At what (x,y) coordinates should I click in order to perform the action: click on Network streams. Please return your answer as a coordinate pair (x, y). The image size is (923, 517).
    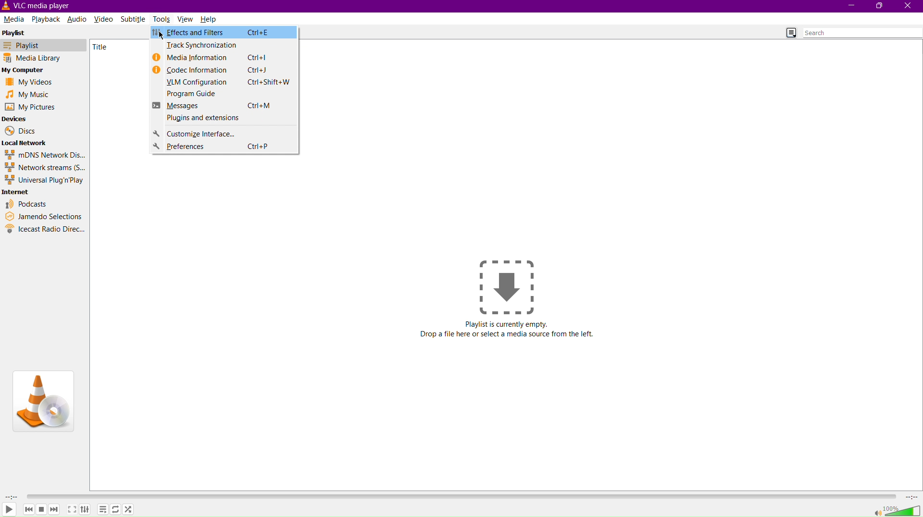
    Looking at the image, I should click on (45, 168).